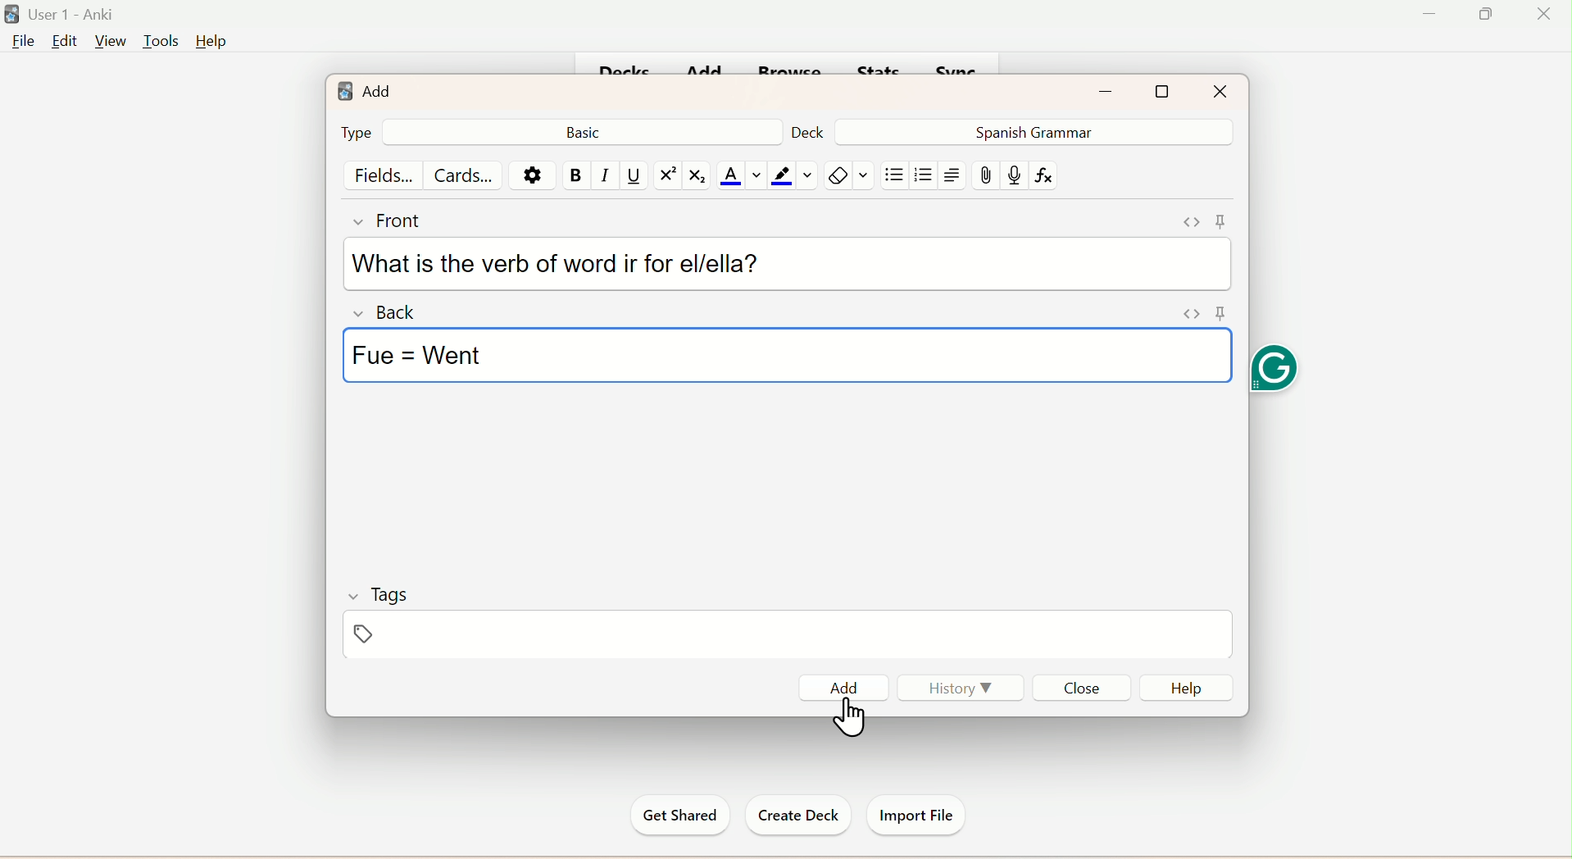  I want to click on Minimize, so click(1433, 14).